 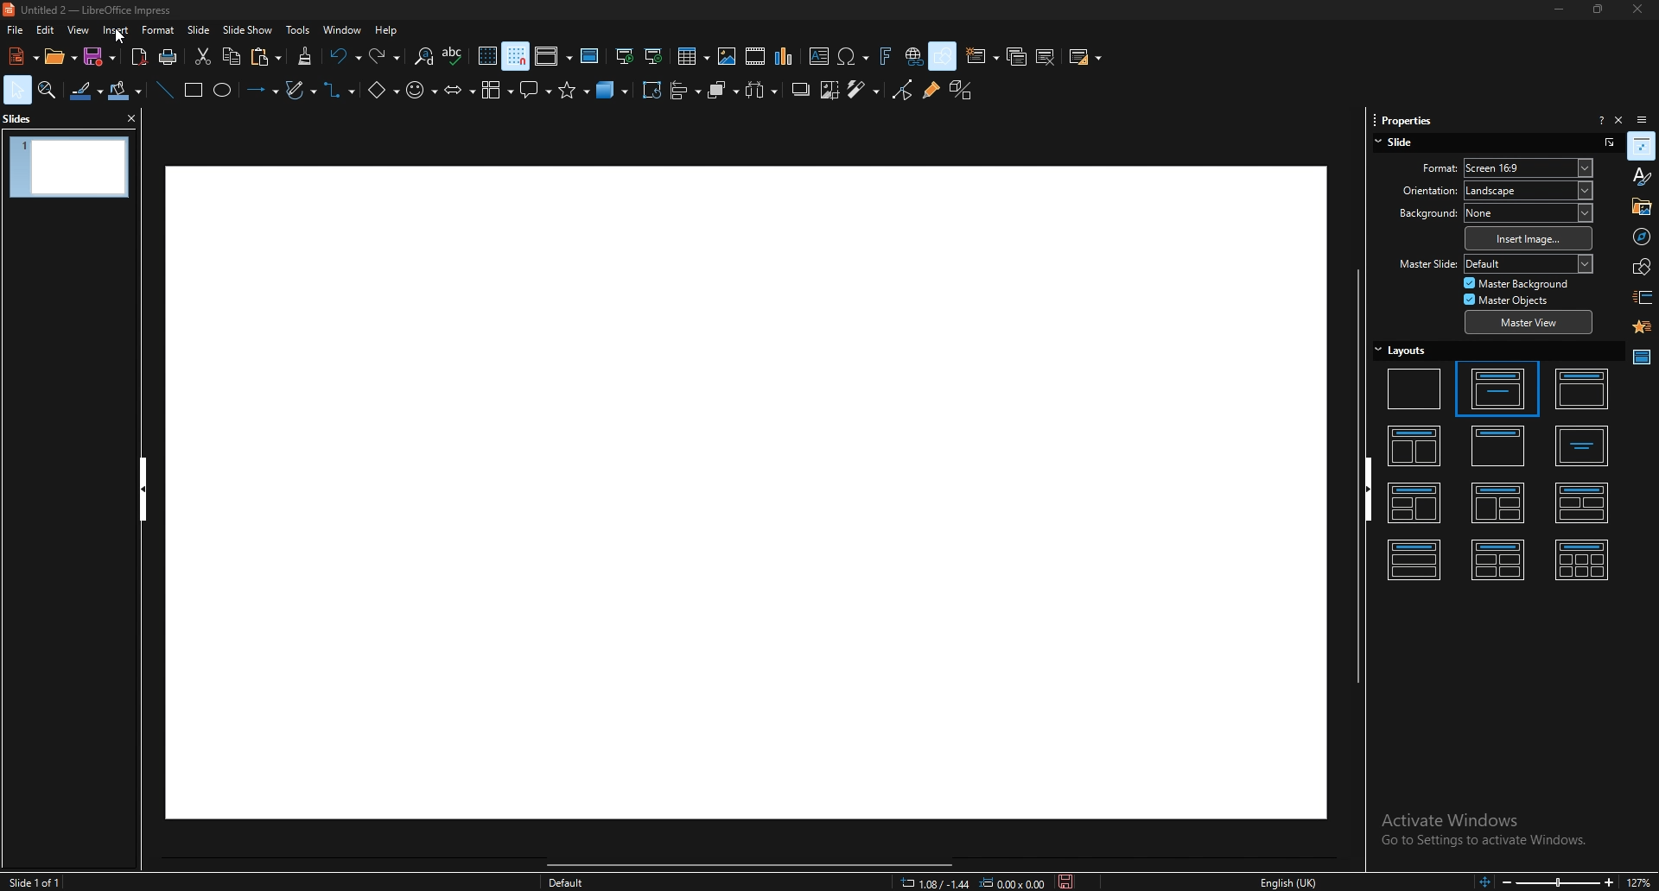 I want to click on delete slide, so click(x=1048, y=57).